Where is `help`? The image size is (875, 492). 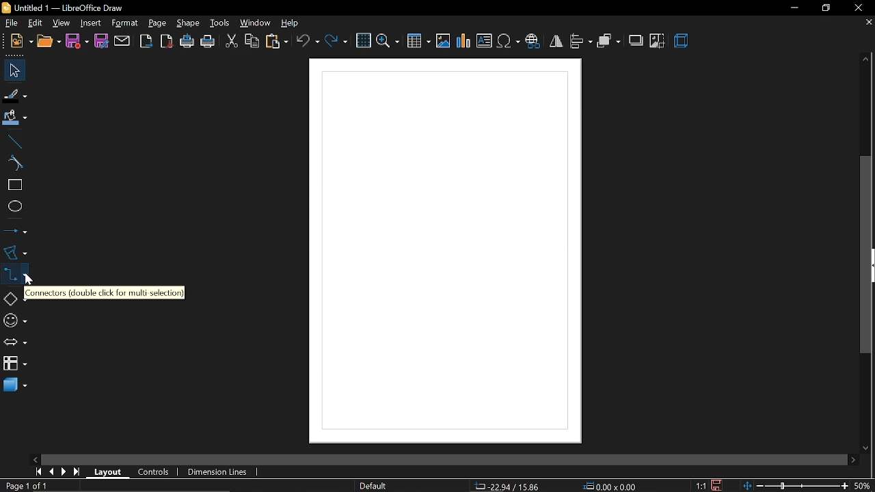 help is located at coordinates (290, 23).